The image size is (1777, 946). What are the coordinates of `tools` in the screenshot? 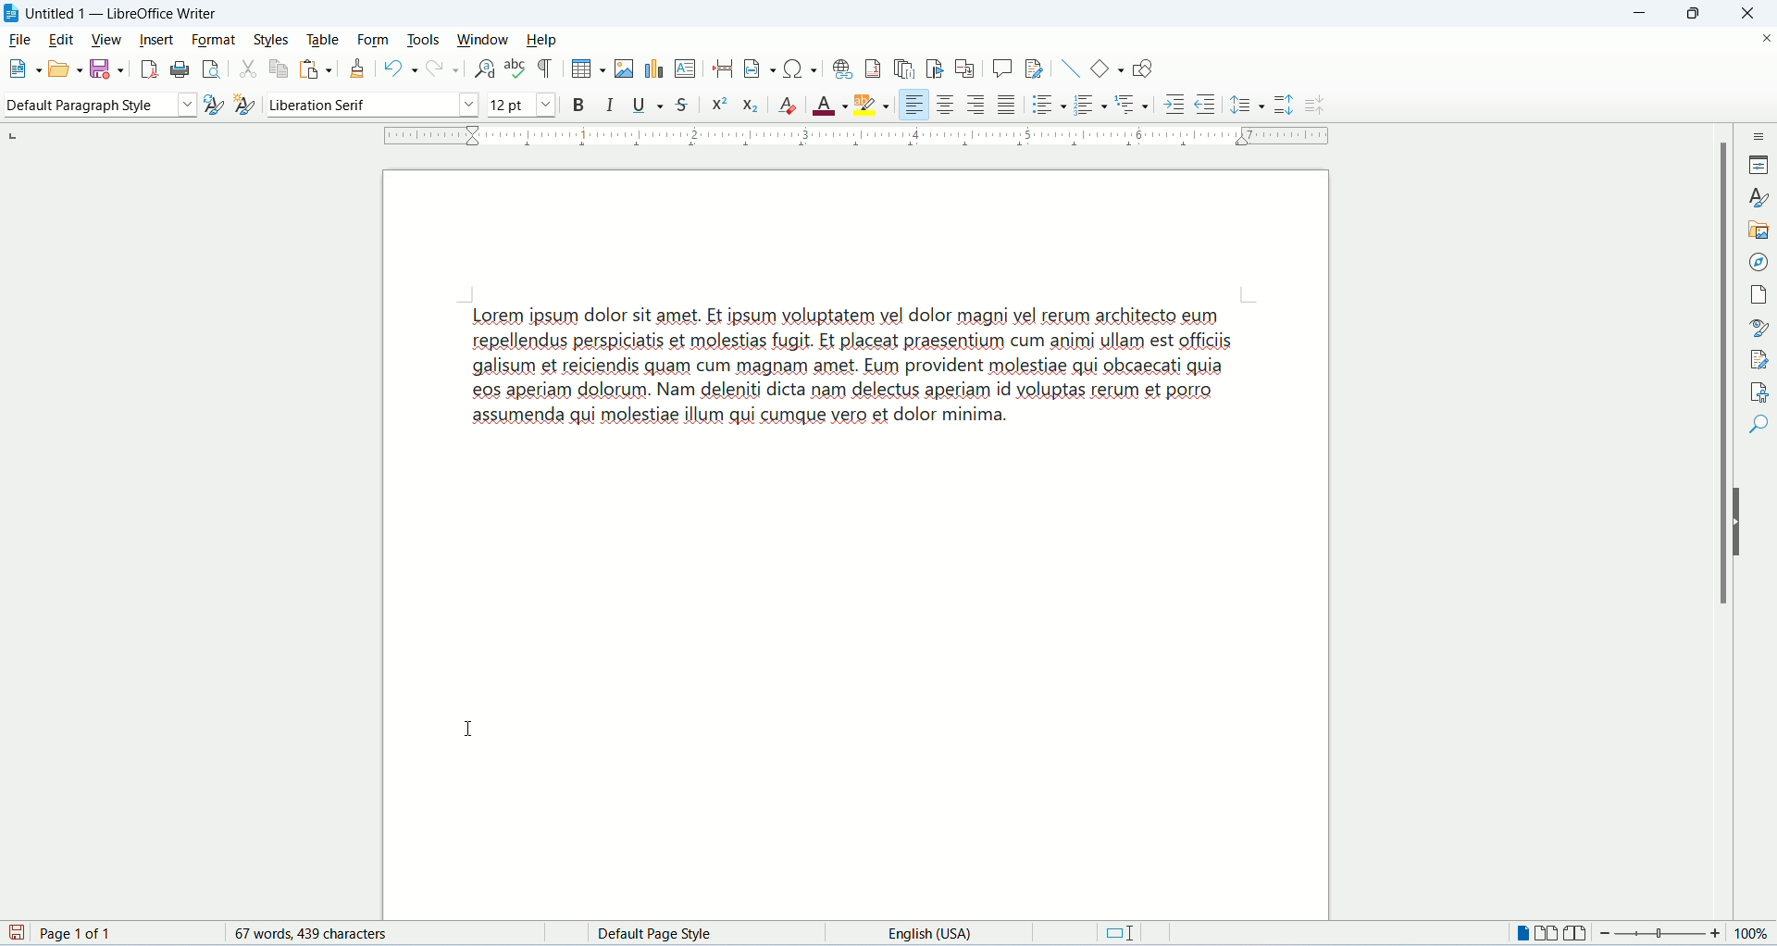 It's located at (424, 39).